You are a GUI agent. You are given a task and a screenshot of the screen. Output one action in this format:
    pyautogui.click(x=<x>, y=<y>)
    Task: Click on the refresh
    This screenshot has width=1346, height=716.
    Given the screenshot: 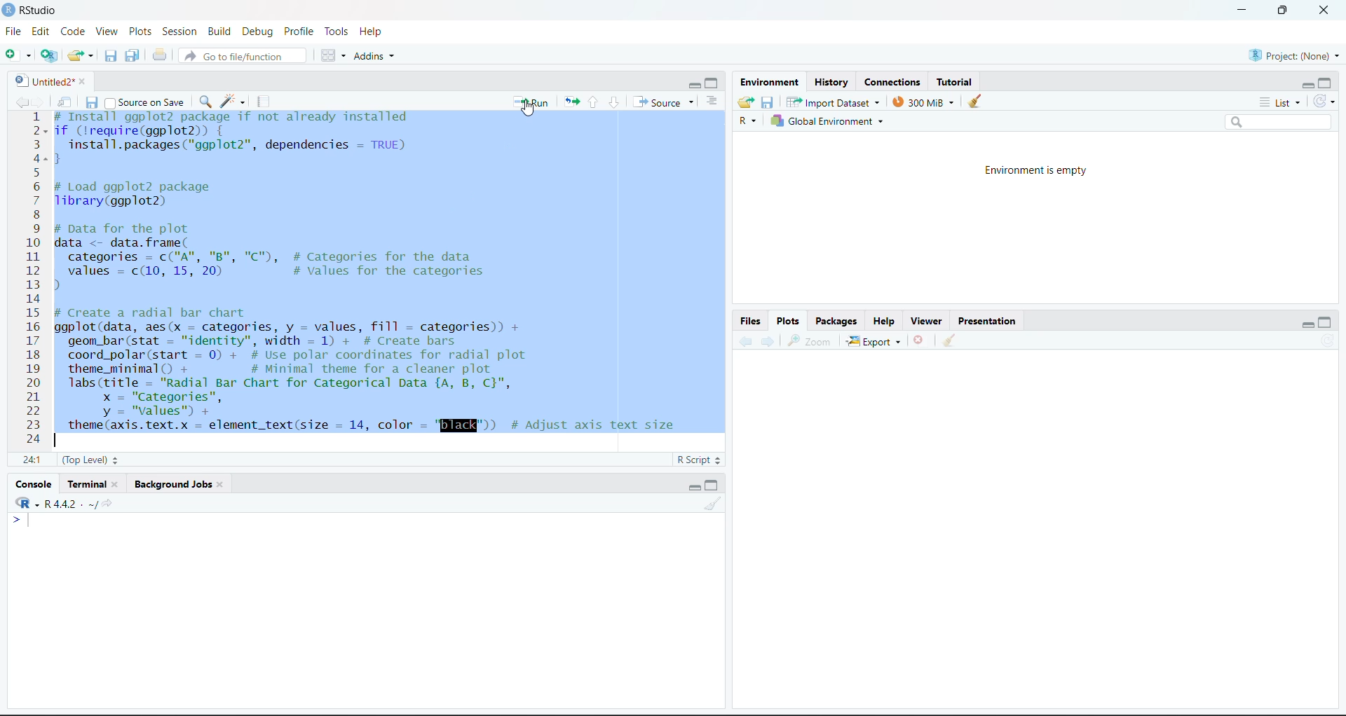 What is the action you would take?
    pyautogui.click(x=1326, y=103)
    